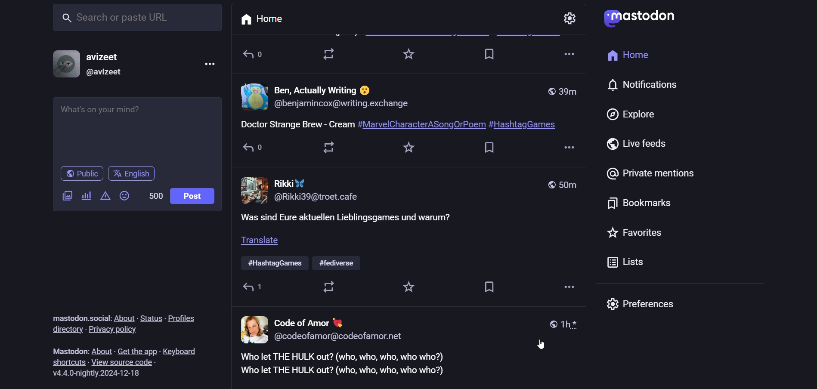  Describe the element at coordinates (412, 56) in the screenshot. I see `favourite` at that location.